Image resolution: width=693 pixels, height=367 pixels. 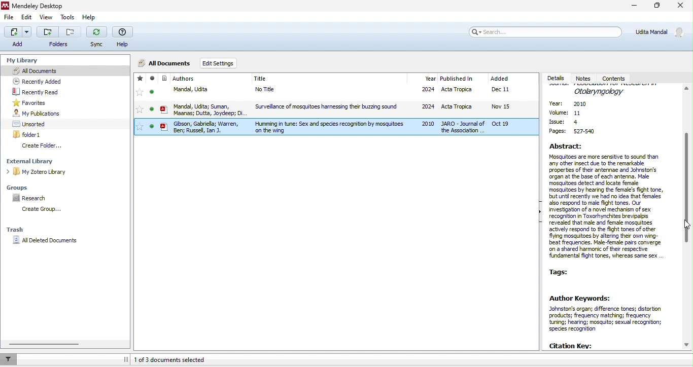 What do you see at coordinates (557, 79) in the screenshot?
I see `details` at bounding box center [557, 79].